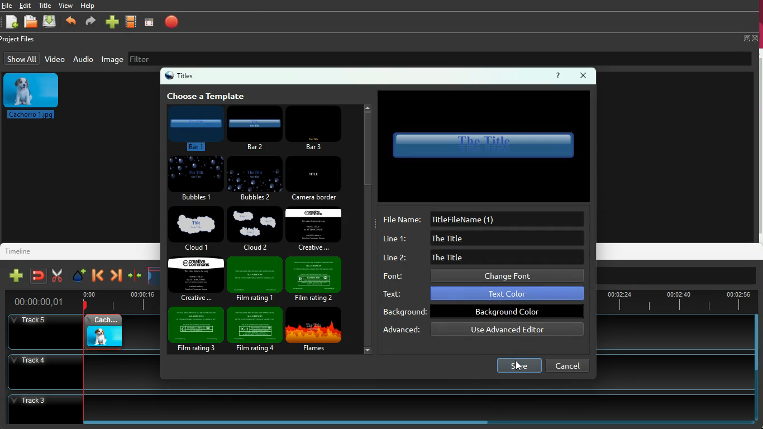 This screenshot has width=763, height=429. Describe the element at coordinates (132, 22) in the screenshot. I see `video` at that location.